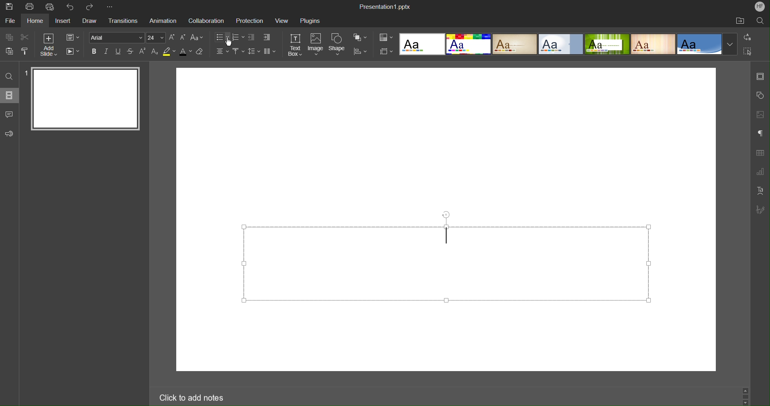 The image size is (770, 406). What do you see at coordinates (73, 37) in the screenshot?
I see `Slide Settings` at bounding box center [73, 37].